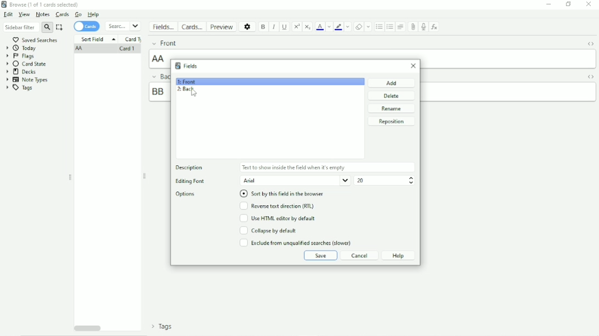  What do you see at coordinates (422, 27) in the screenshot?
I see `Record audio` at bounding box center [422, 27].